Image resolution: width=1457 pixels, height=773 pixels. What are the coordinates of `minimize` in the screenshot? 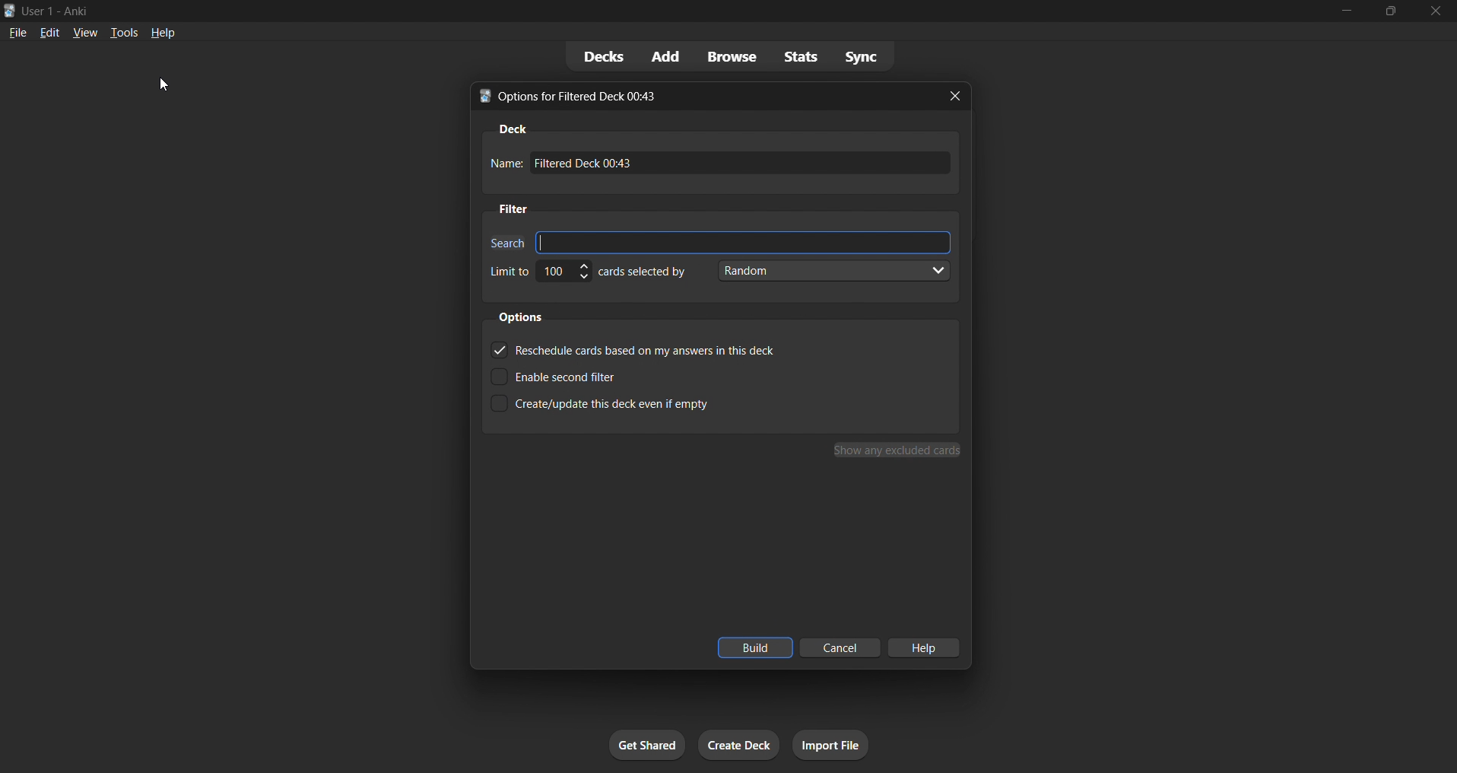 It's located at (1338, 11).